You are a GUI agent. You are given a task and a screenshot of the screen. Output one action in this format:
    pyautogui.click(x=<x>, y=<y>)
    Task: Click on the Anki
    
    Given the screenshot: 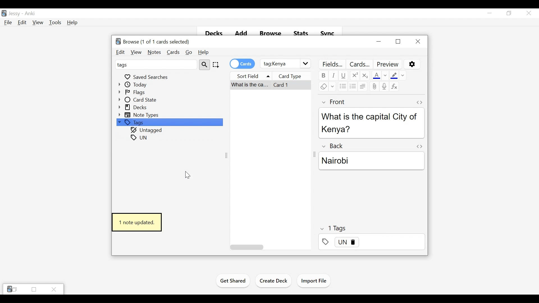 What is the action you would take?
    pyautogui.click(x=30, y=14)
    